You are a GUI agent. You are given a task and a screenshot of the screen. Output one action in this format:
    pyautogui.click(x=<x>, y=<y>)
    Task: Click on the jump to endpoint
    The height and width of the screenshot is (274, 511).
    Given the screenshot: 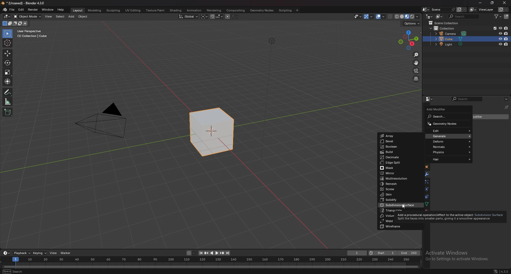 What is the action you would take?
    pyautogui.click(x=228, y=253)
    